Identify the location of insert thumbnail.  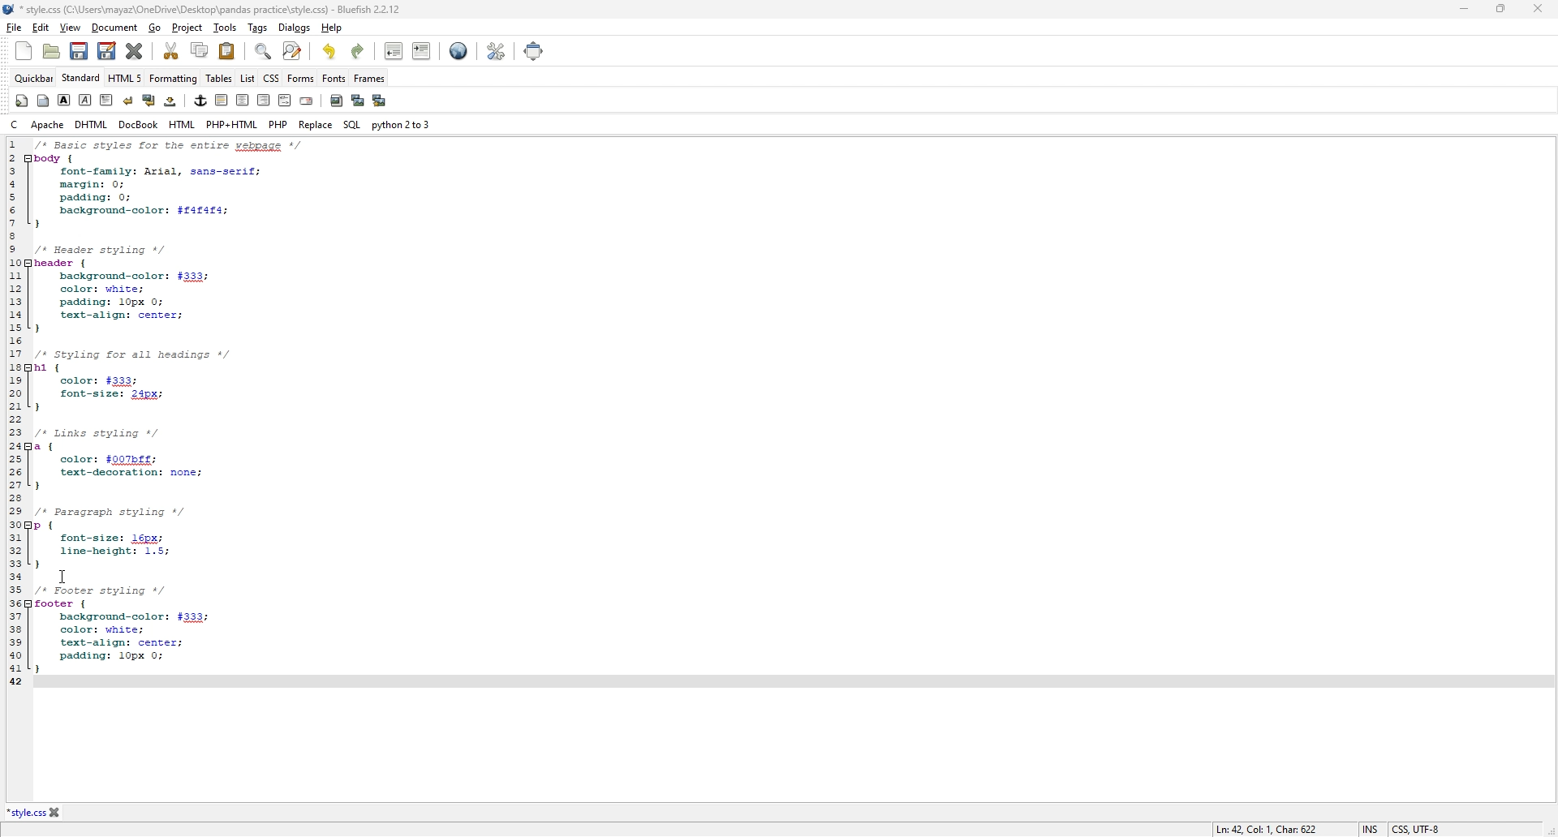
(357, 101).